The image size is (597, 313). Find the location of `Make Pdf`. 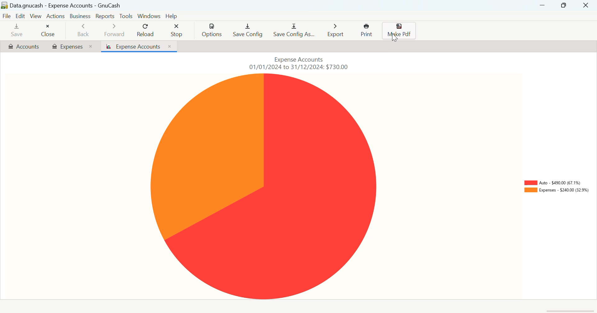

Make Pdf is located at coordinates (399, 31).